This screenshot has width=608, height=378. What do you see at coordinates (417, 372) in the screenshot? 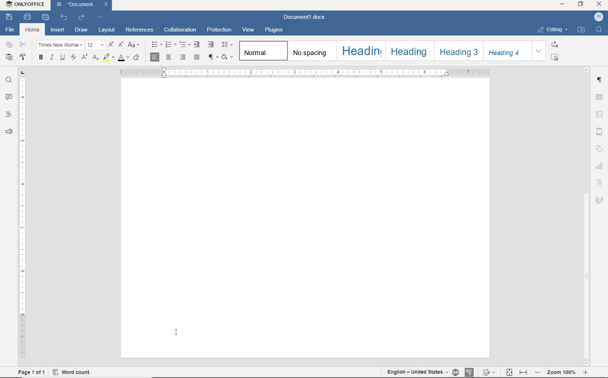
I see `English -United States` at bounding box center [417, 372].